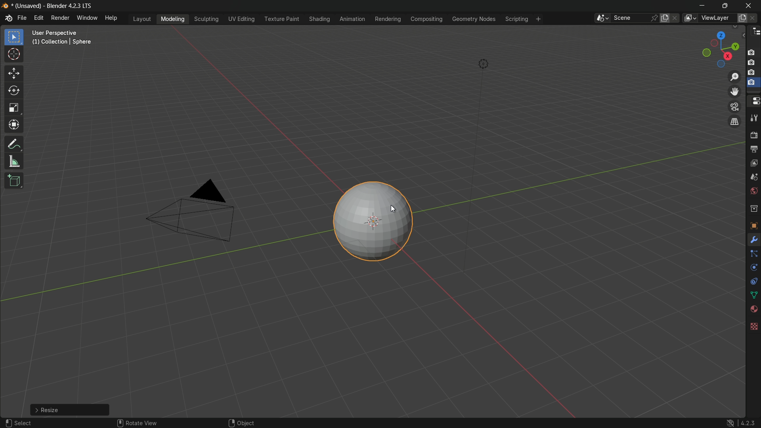 Image resolution: width=761 pixels, height=428 pixels. What do you see at coordinates (59, 18) in the screenshot?
I see `render menu` at bounding box center [59, 18].